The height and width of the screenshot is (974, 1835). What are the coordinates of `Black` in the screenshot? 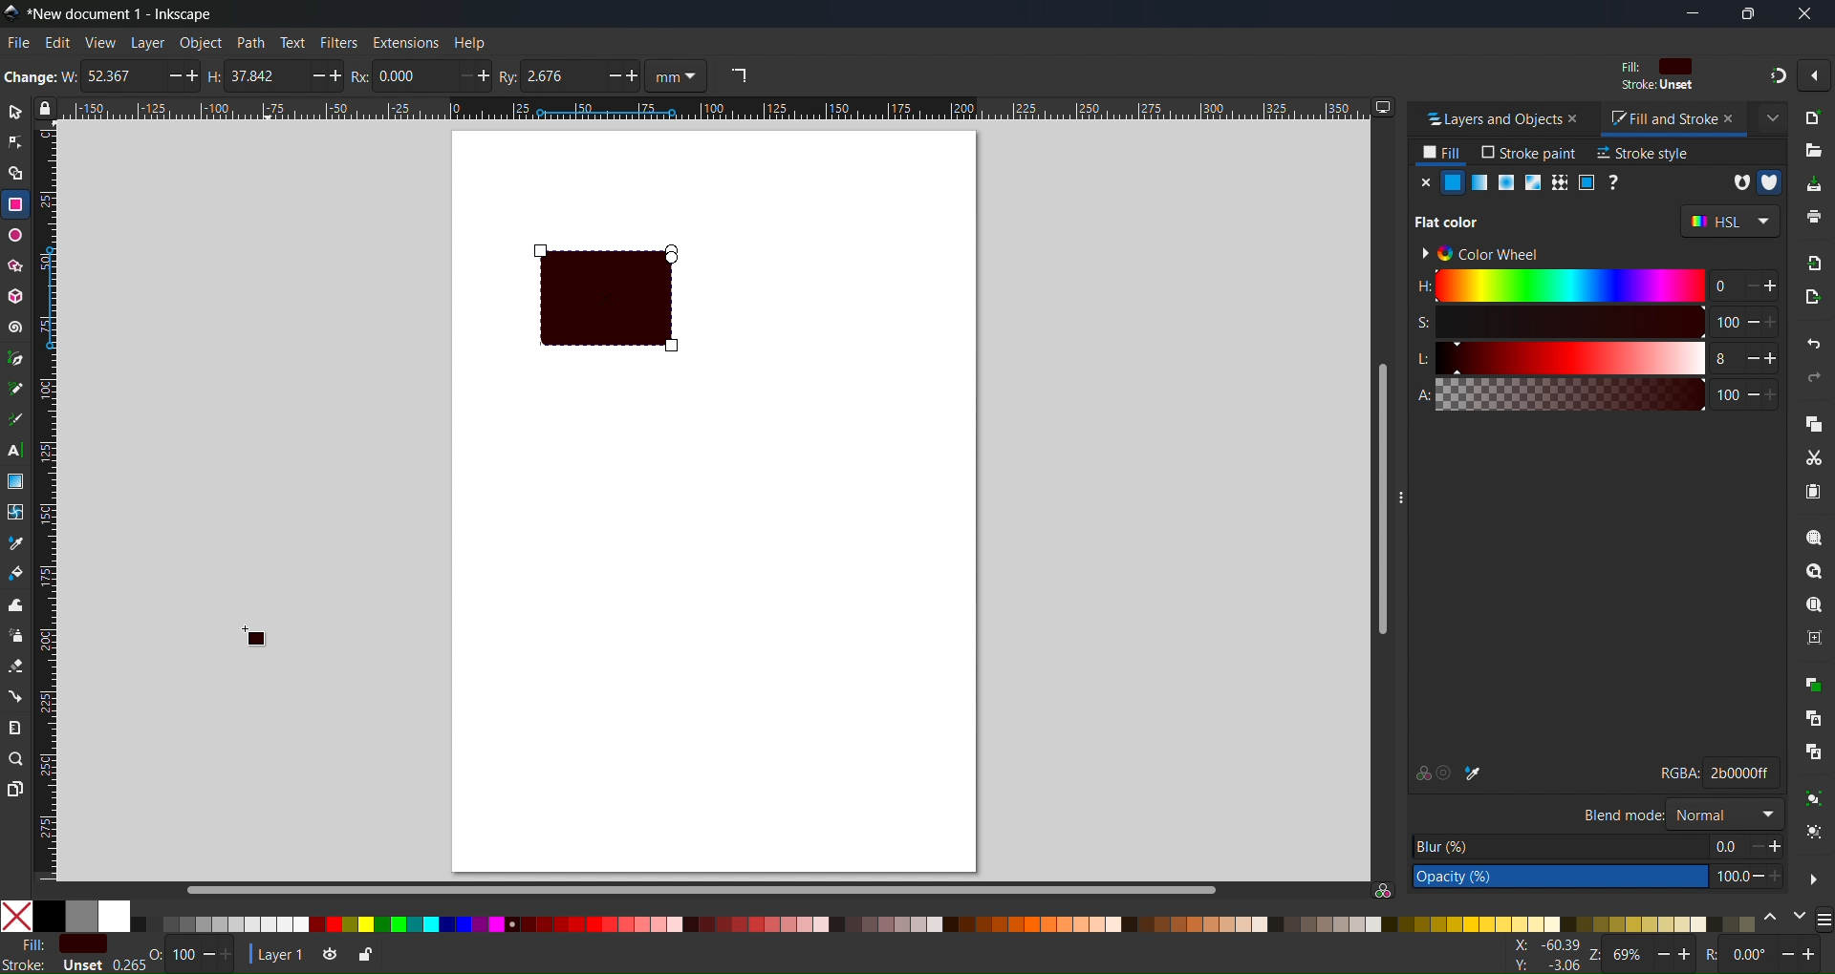 It's located at (49, 915).